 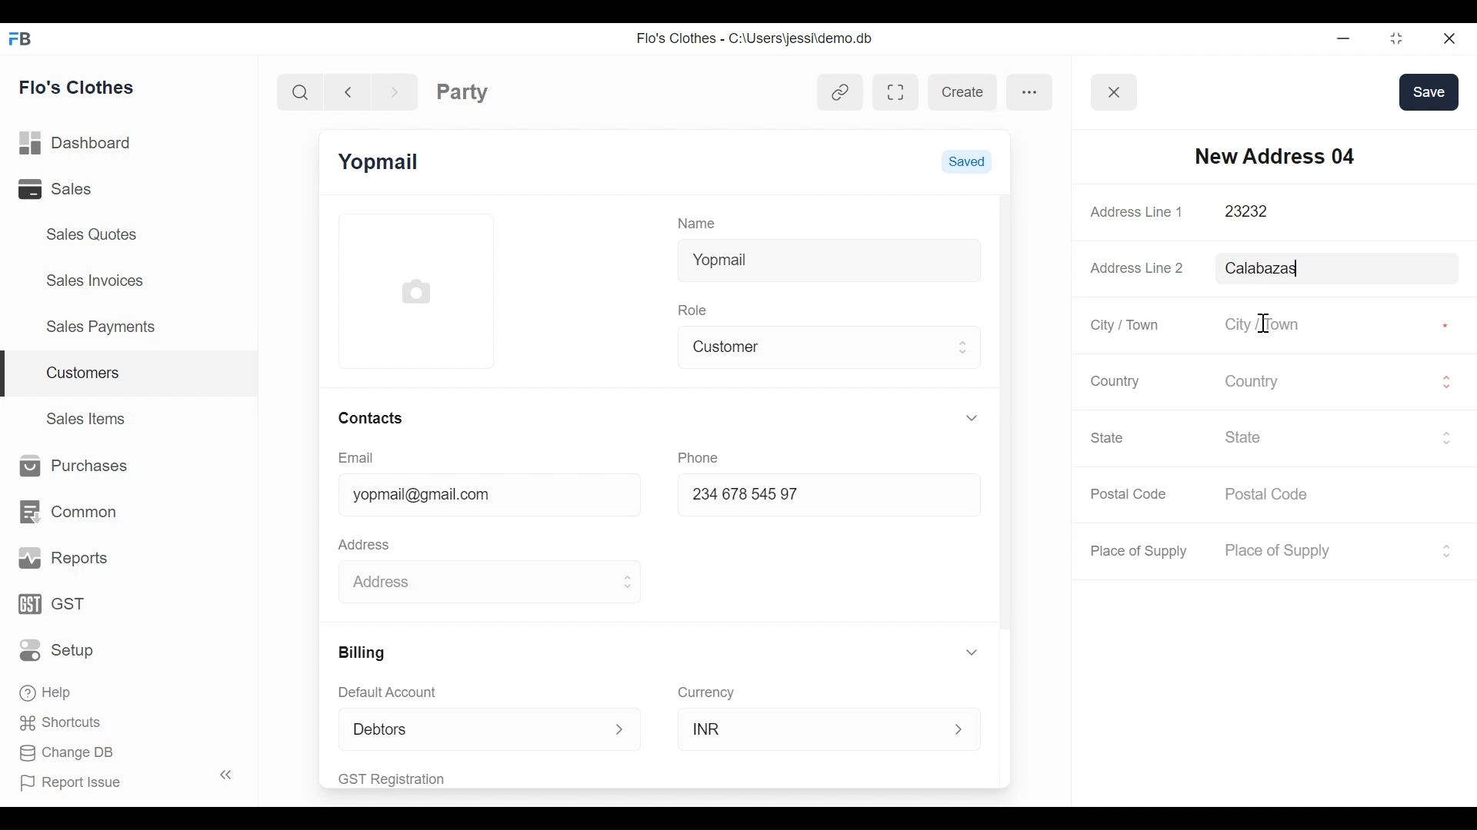 I want to click on Expand, so click(x=975, y=652).